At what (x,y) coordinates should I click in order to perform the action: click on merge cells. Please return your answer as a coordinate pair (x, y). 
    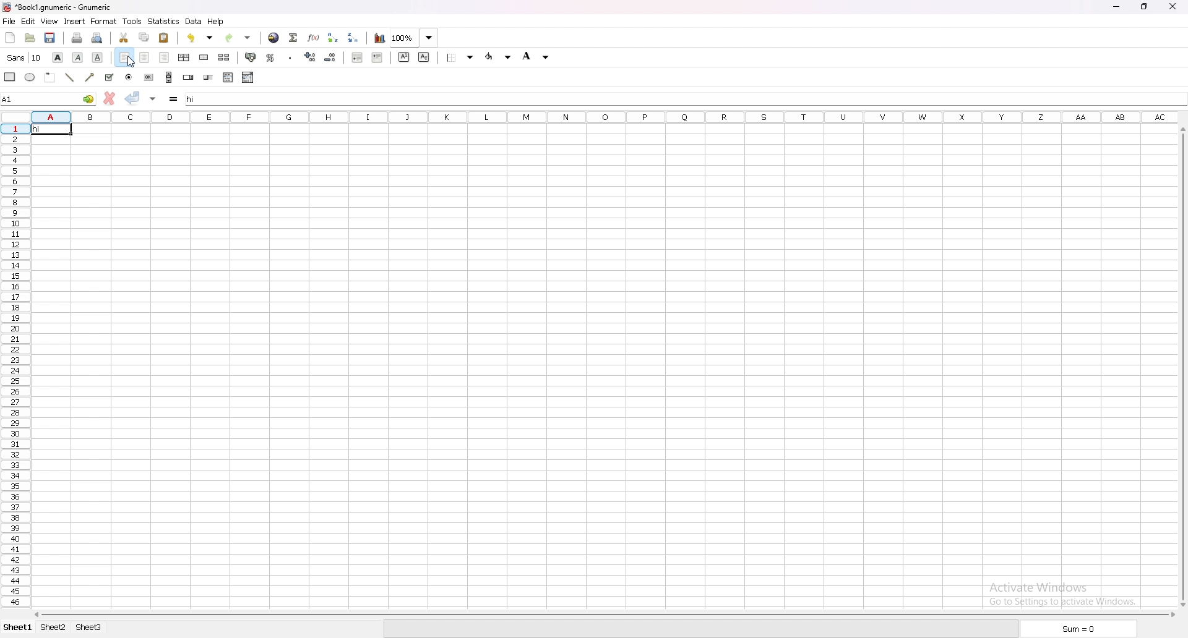
    Looking at the image, I should click on (204, 57).